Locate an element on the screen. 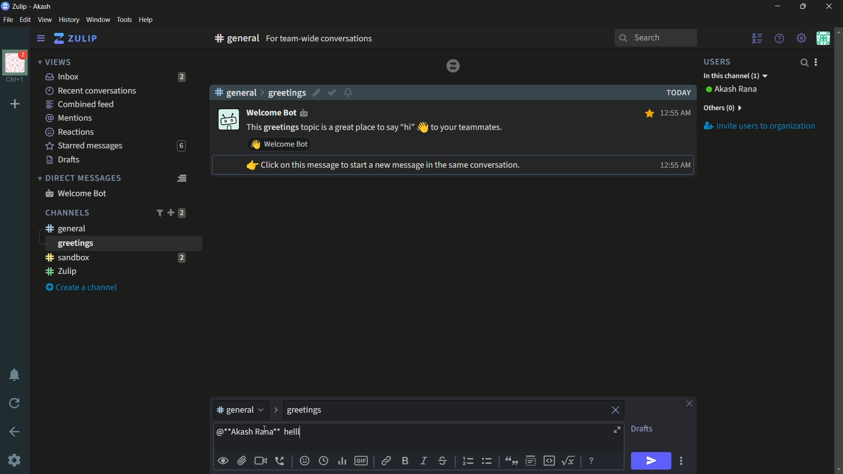  underordered list is located at coordinates (486, 460).